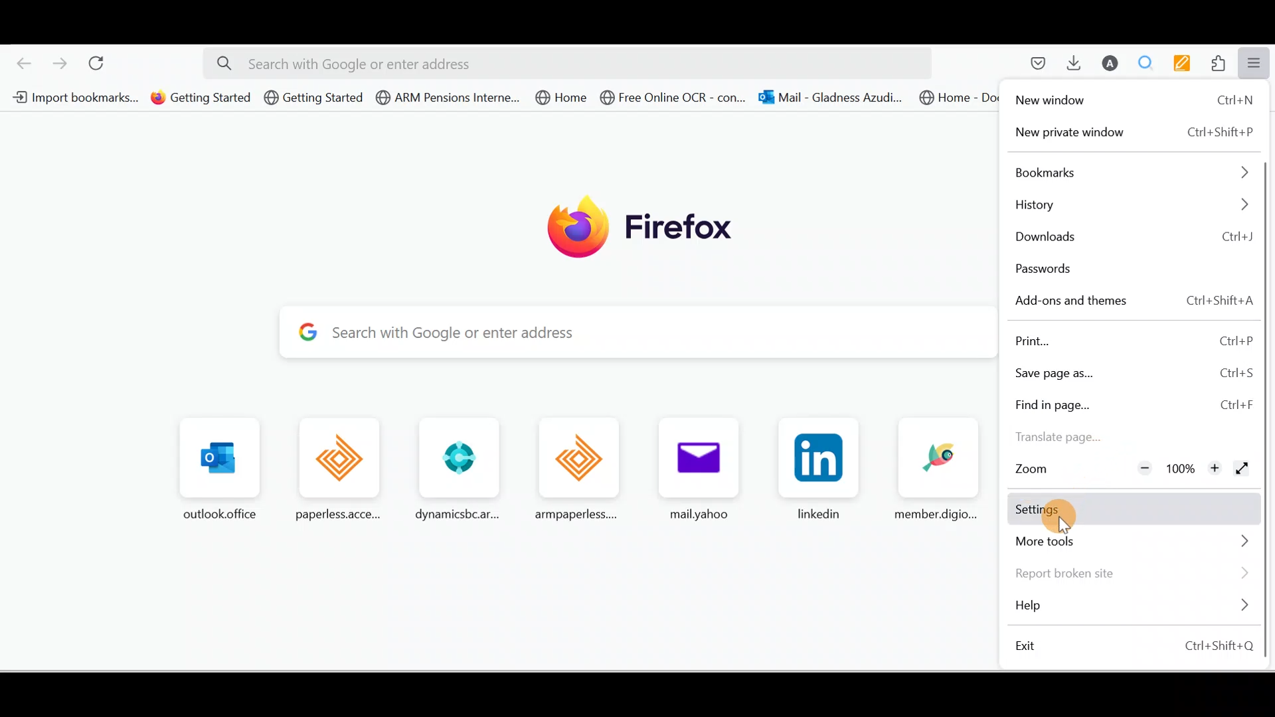 This screenshot has width=1275, height=717. I want to click on Scroll bar, so click(1266, 325).